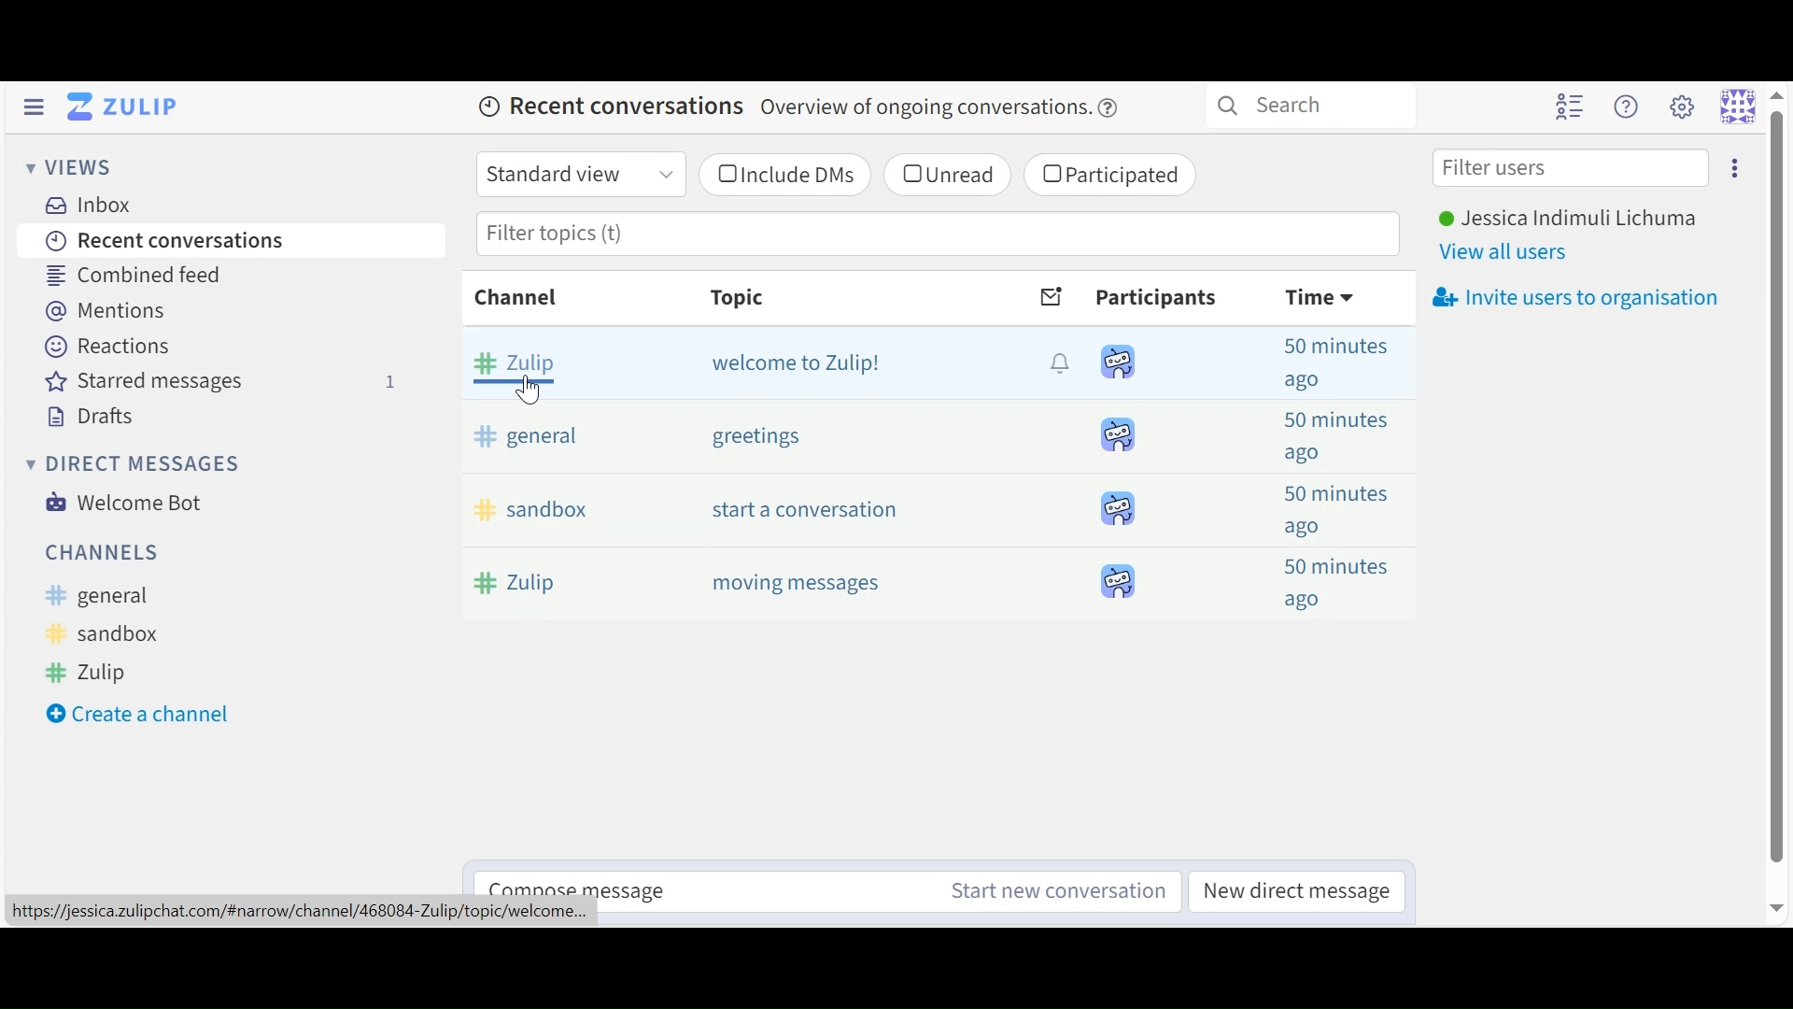 The width and height of the screenshot is (1793, 1009). What do you see at coordinates (97, 312) in the screenshot?
I see `Mentions` at bounding box center [97, 312].